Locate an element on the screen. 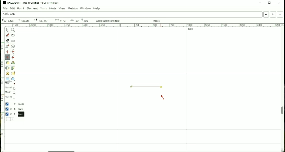  Fore is located at coordinates (16, 114).